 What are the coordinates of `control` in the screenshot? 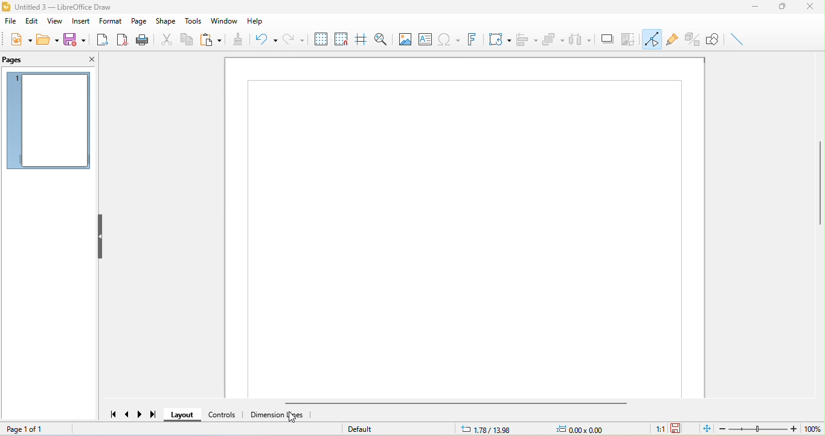 It's located at (223, 415).